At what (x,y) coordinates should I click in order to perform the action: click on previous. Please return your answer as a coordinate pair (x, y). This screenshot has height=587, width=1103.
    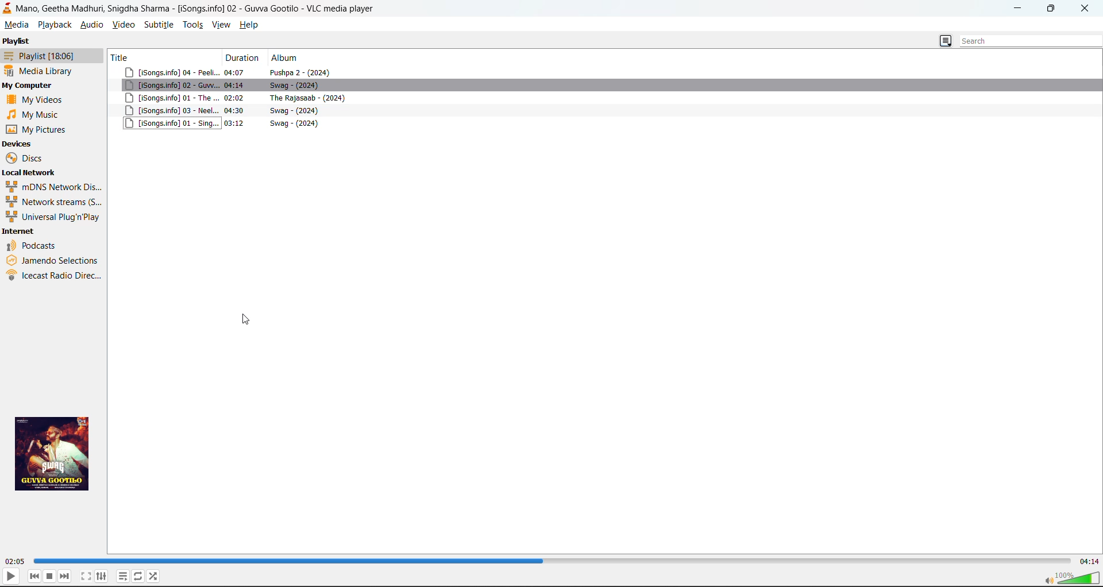
    Looking at the image, I should click on (34, 577).